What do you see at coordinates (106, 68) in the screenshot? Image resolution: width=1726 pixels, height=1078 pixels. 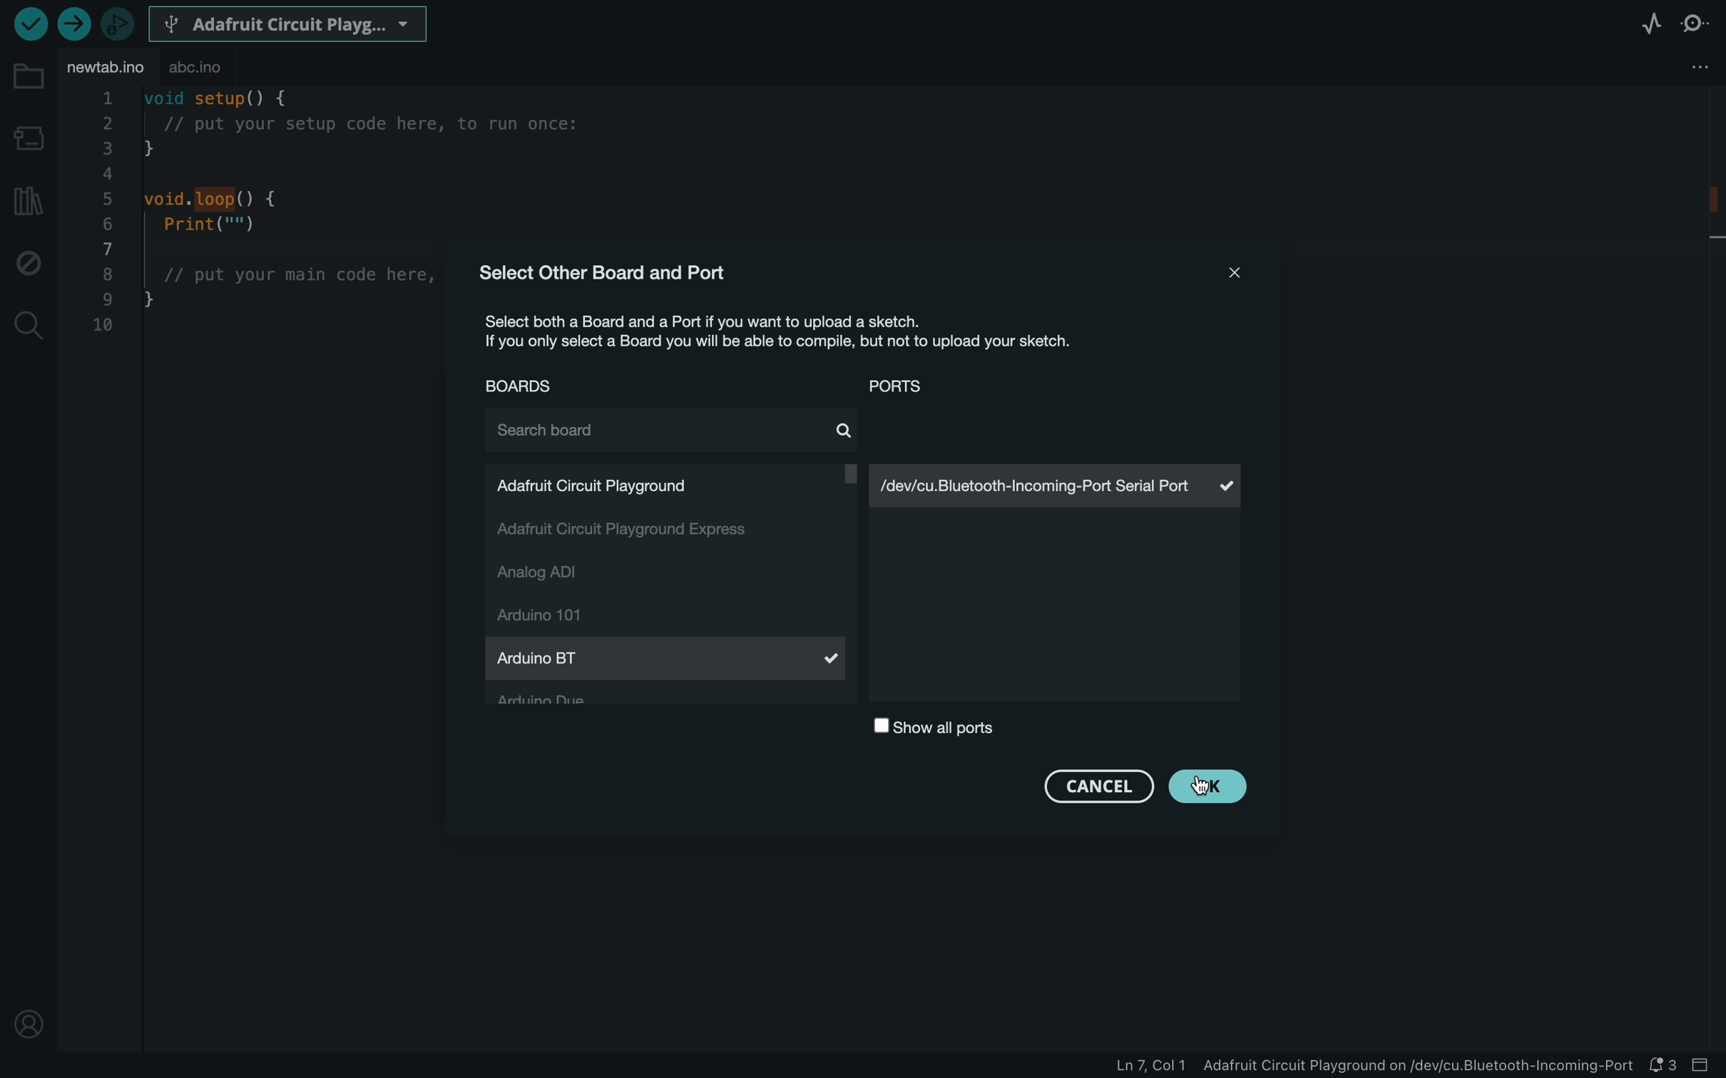 I see `file tab` at bounding box center [106, 68].